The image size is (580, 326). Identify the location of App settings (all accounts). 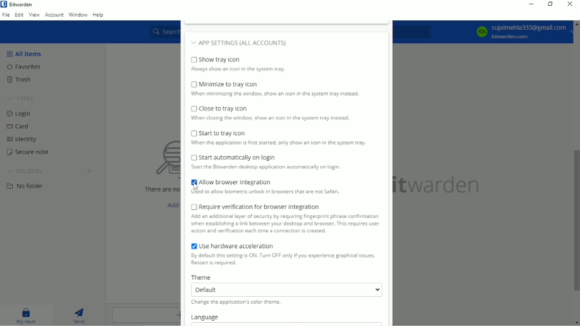
(260, 41).